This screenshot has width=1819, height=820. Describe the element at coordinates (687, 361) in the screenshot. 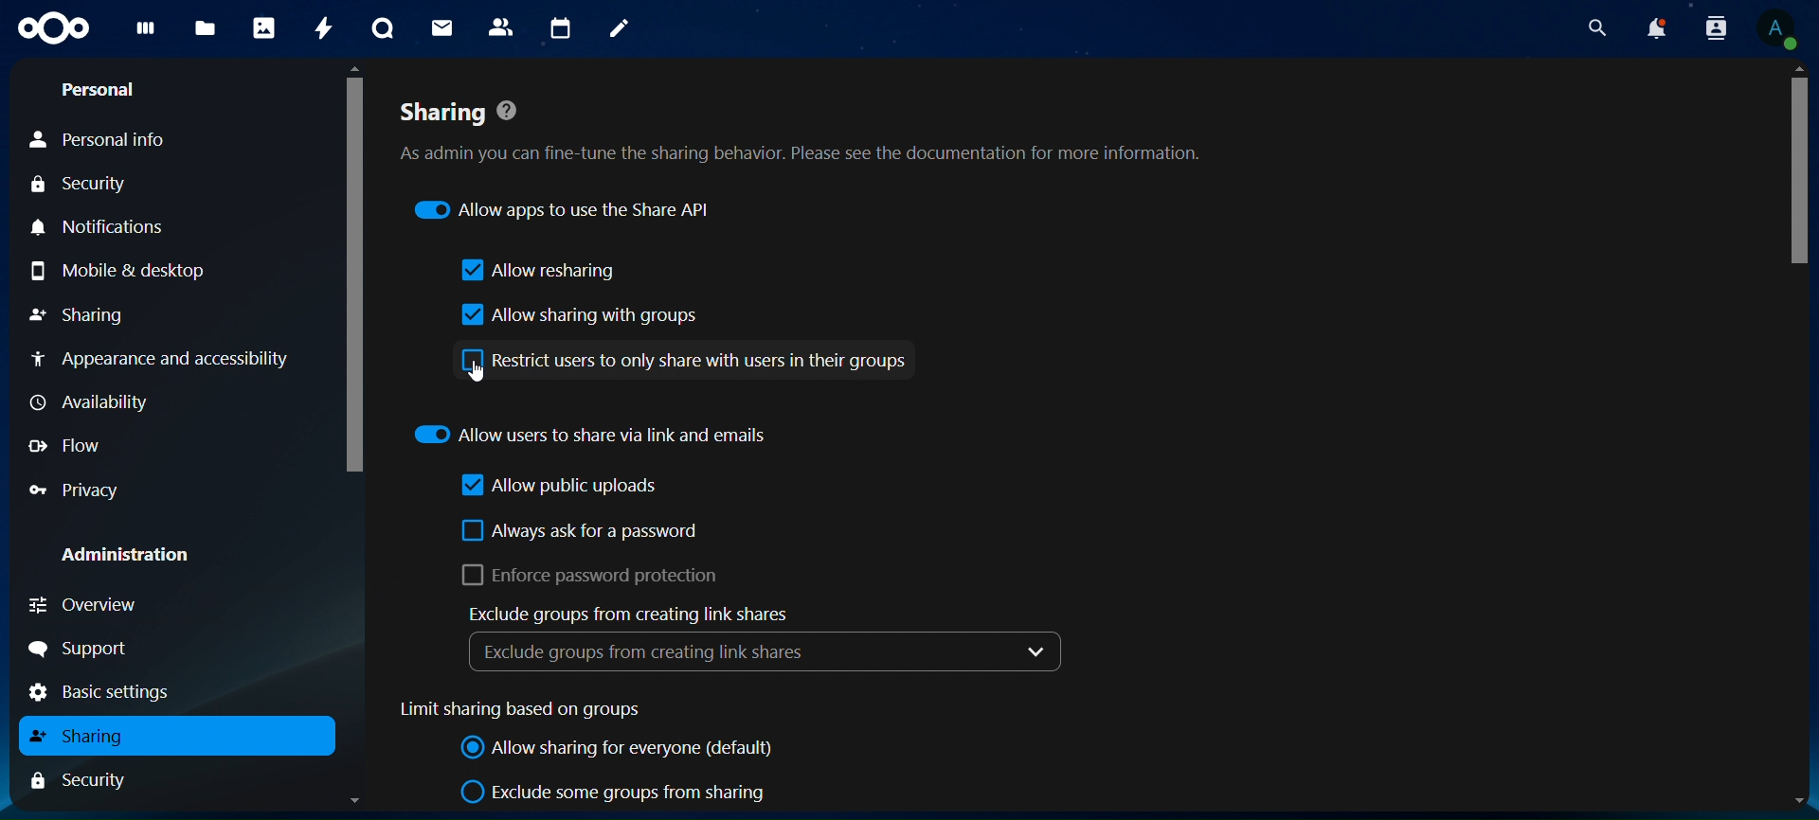

I see `restrict users to only share with users in their groups` at that location.